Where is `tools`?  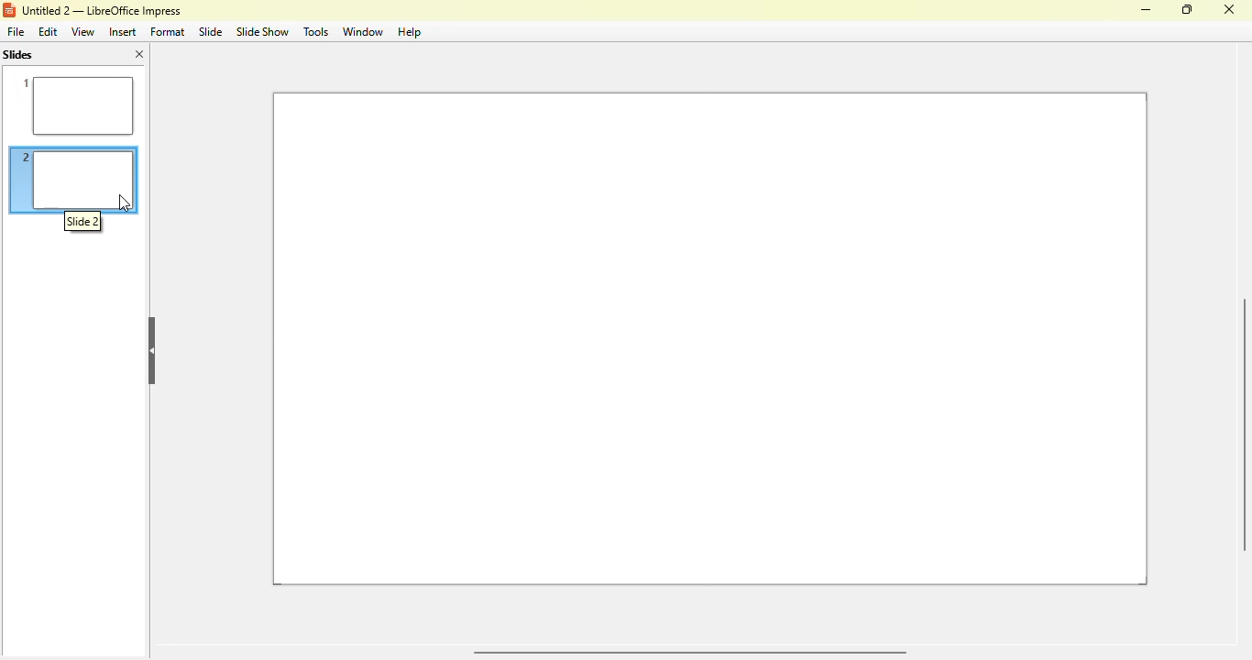 tools is located at coordinates (314, 31).